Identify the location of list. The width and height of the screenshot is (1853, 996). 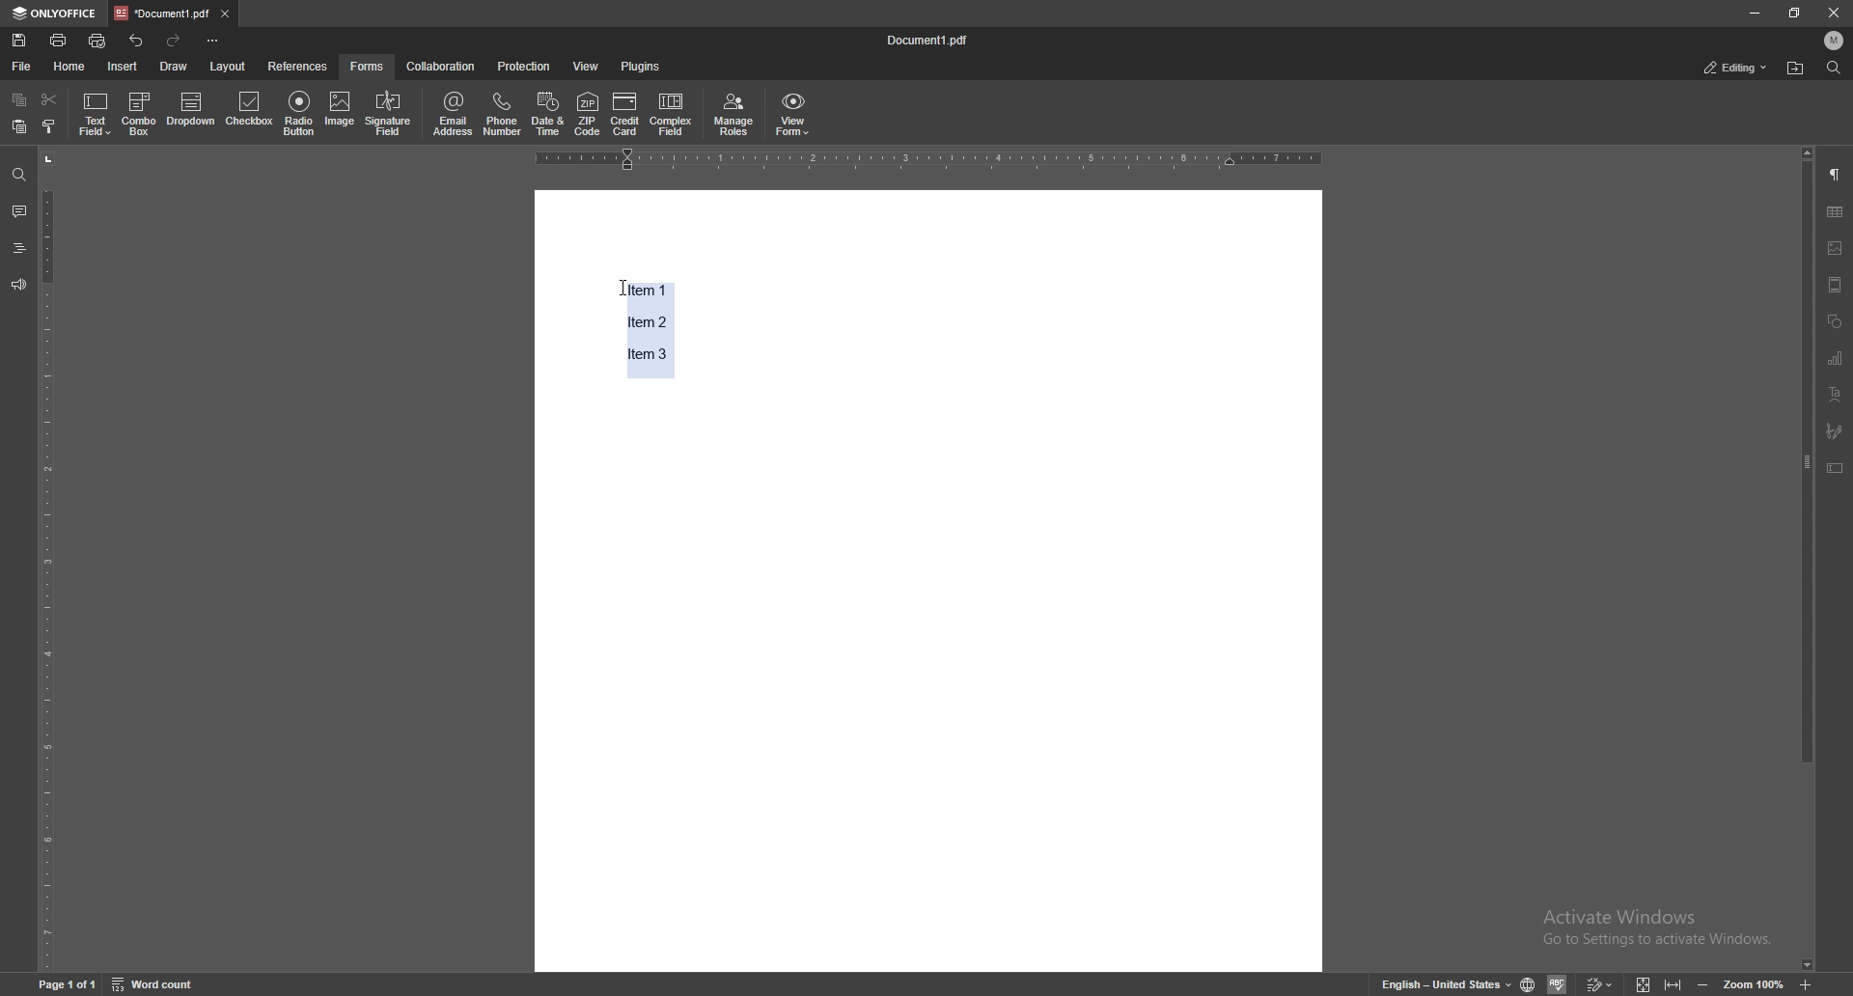
(653, 327).